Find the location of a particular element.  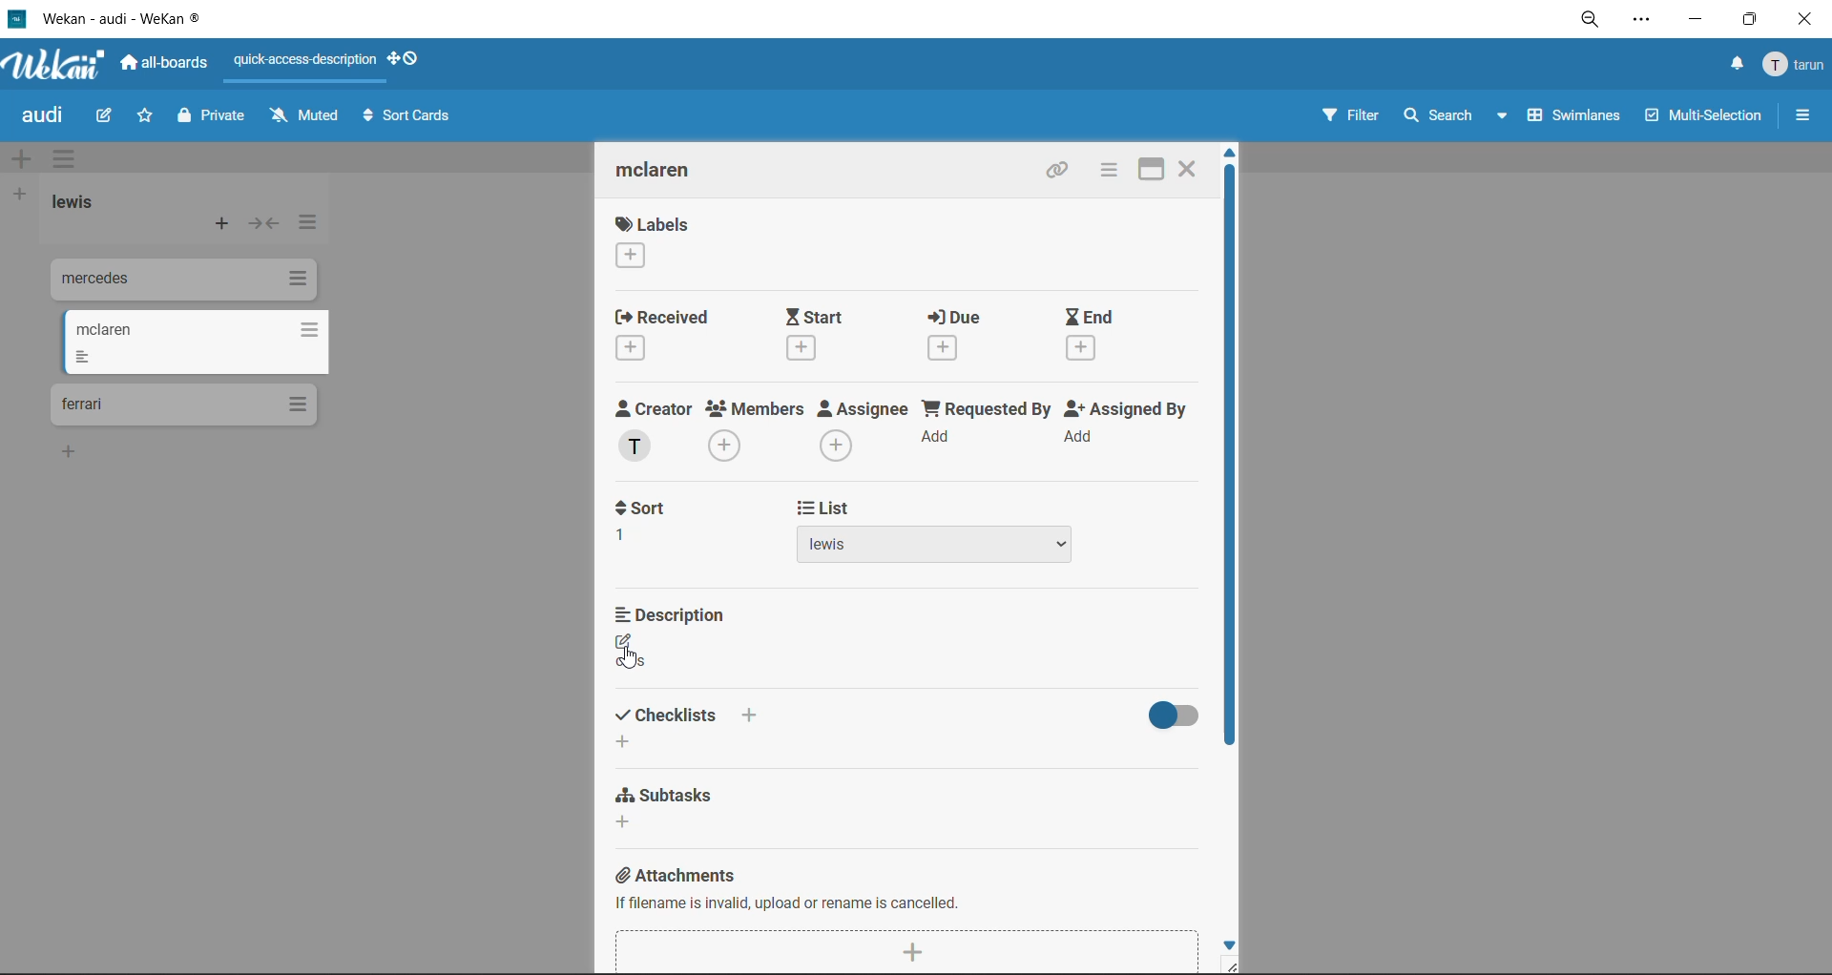

swimlanes is located at coordinates (1568, 120).